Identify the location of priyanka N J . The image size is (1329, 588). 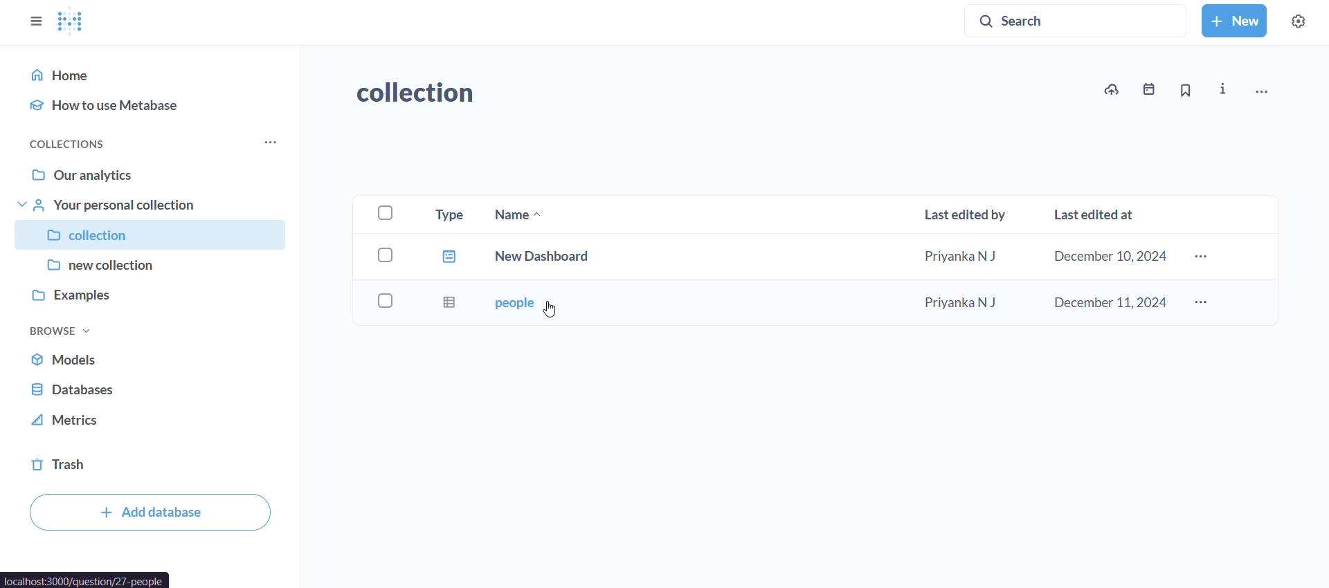
(958, 254).